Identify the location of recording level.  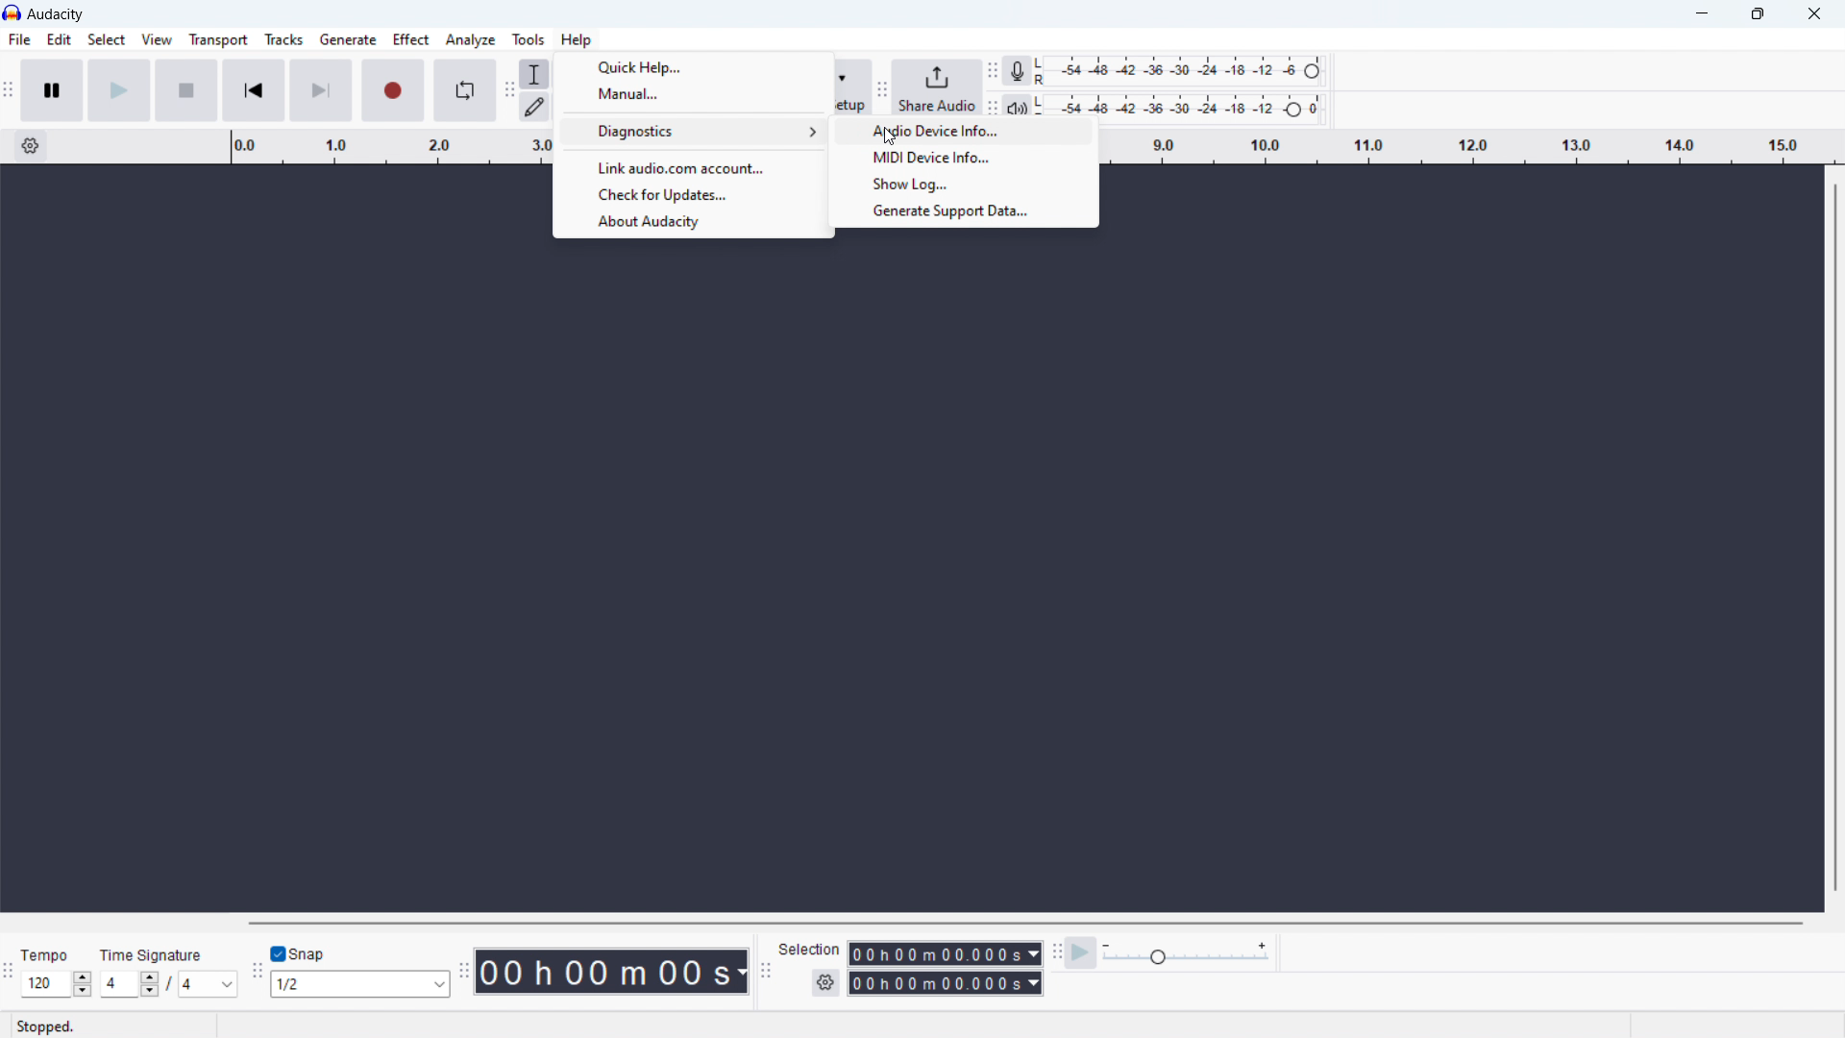
(1177, 71).